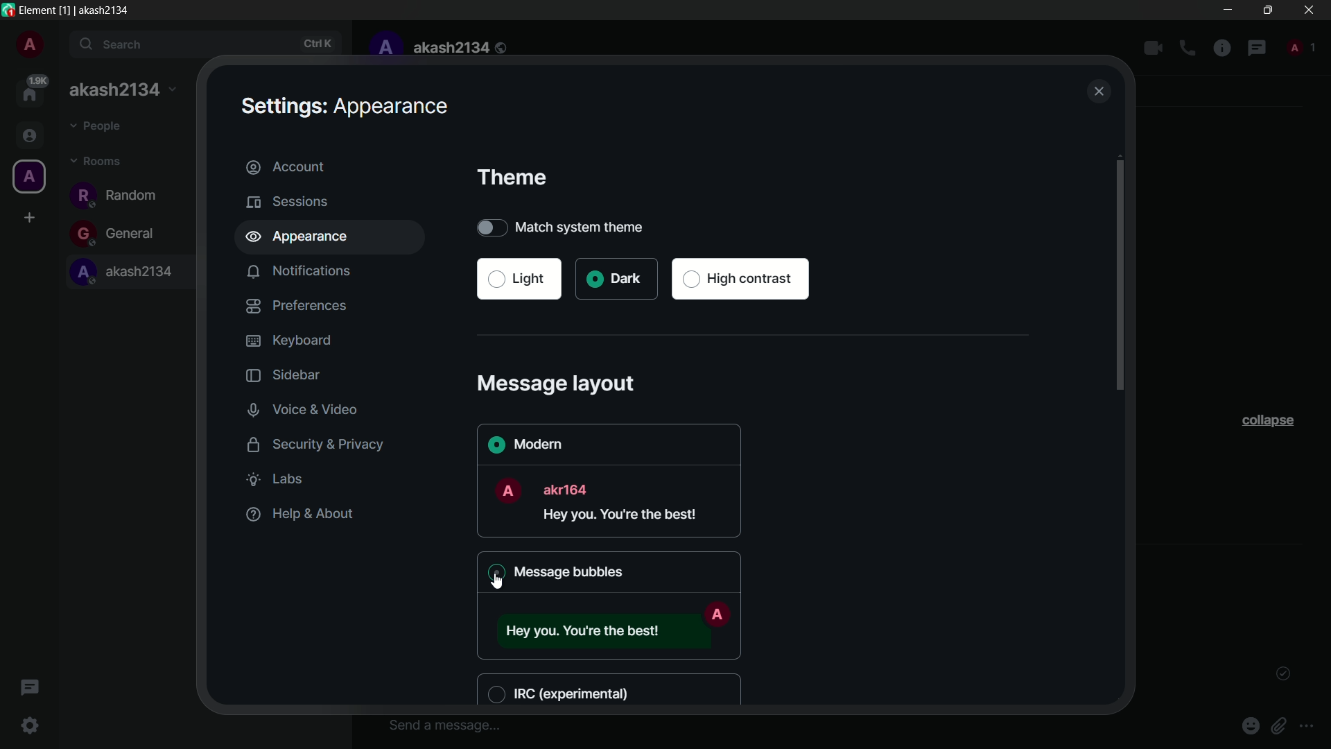 This screenshot has width=1331, height=749. Describe the element at coordinates (717, 614) in the screenshot. I see `Profile icon` at that location.